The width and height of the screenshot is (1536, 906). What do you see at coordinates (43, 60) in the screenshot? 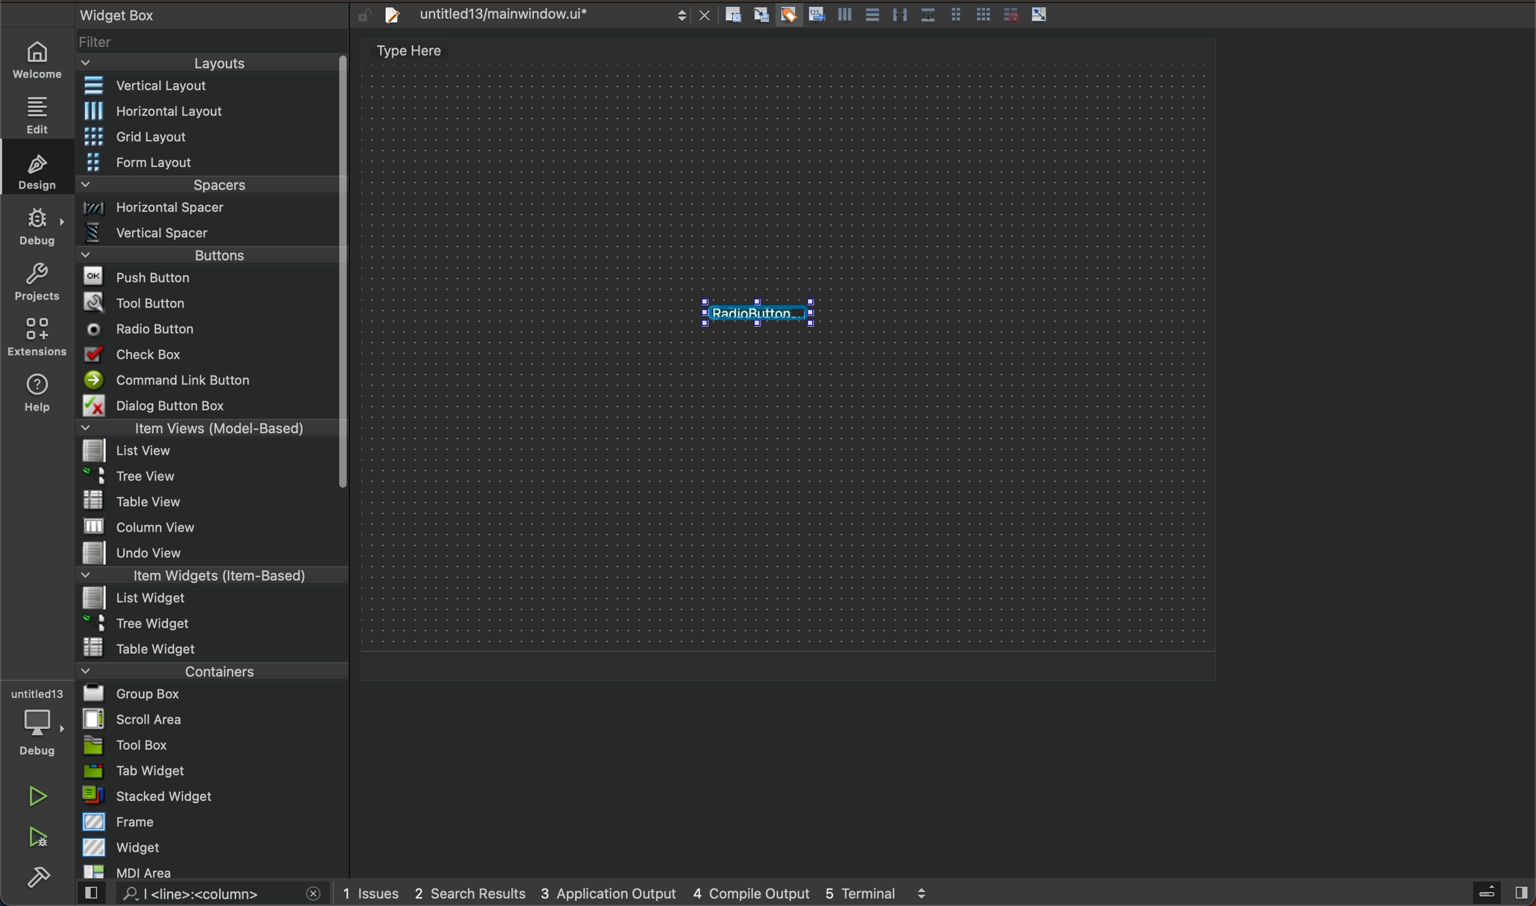
I see `home` at bounding box center [43, 60].